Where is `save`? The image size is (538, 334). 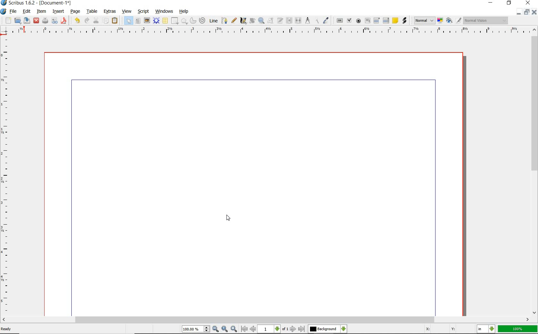 save is located at coordinates (27, 20).